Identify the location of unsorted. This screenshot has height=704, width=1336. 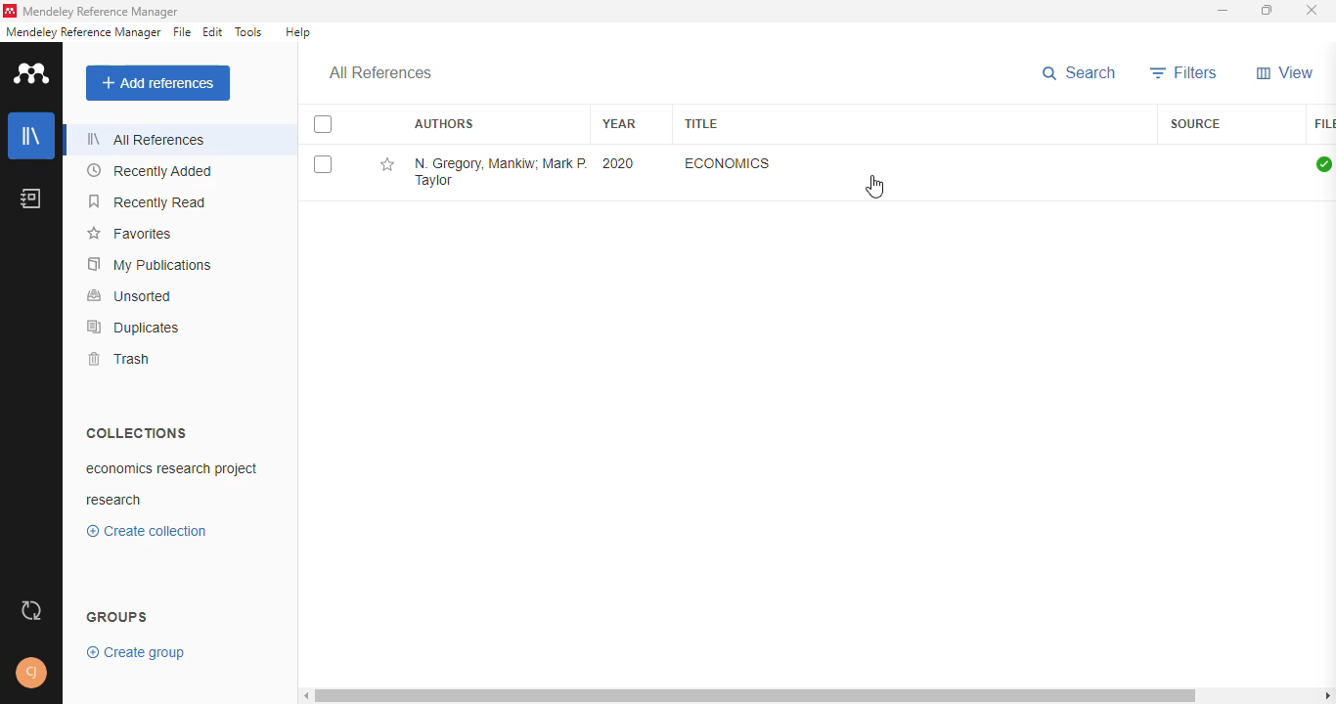
(129, 296).